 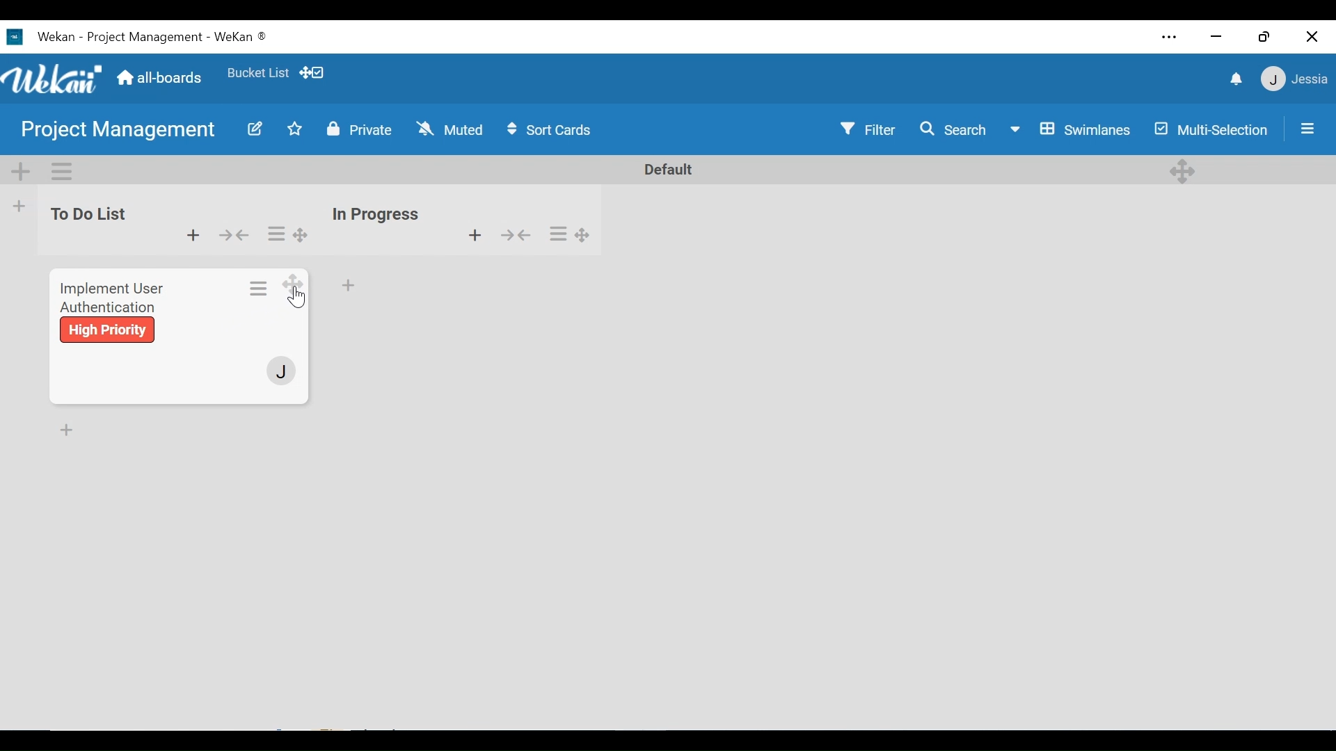 I want to click on collapse, so click(x=515, y=234).